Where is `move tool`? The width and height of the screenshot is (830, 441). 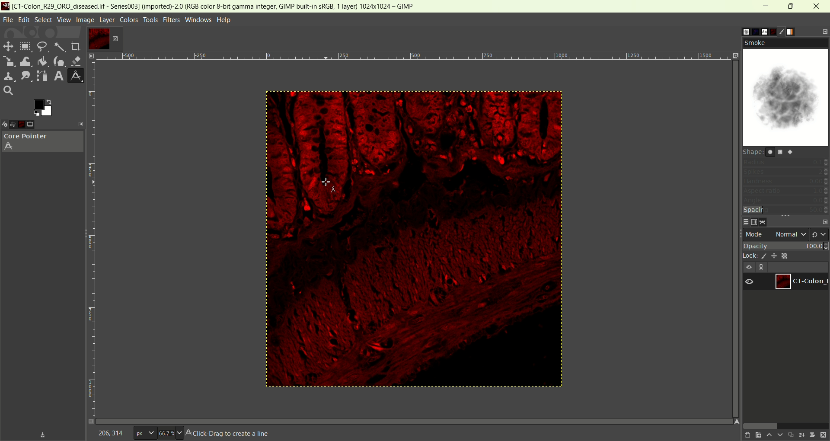
move tool is located at coordinates (7, 45).